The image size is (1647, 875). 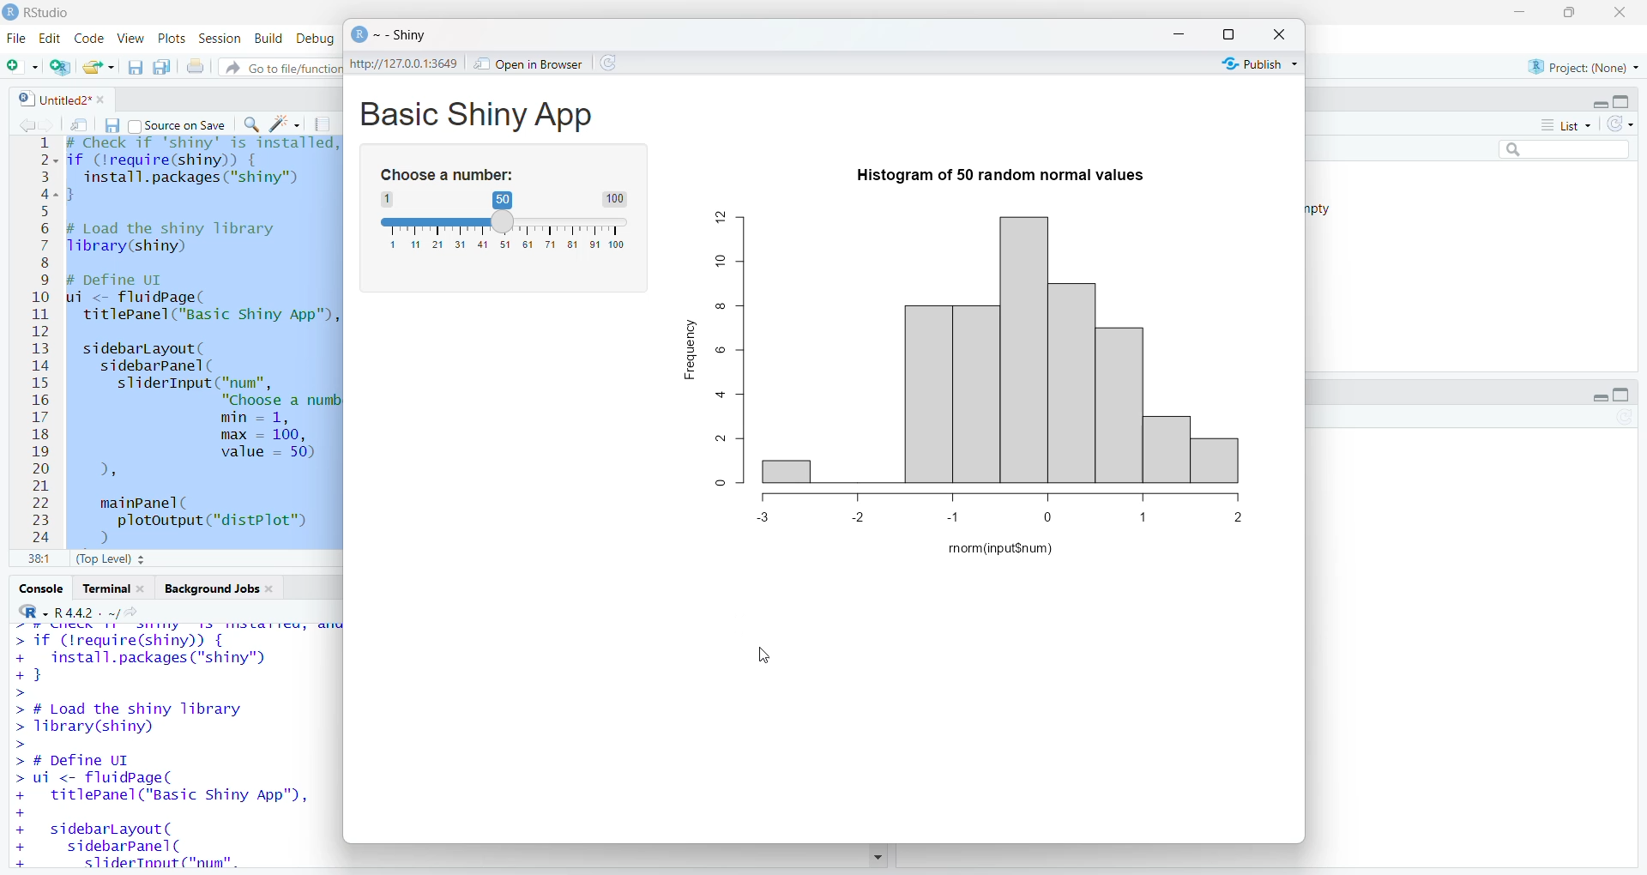 What do you see at coordinates (286, 124) in the screenshot?
I see `code tools` at bounding box center [286, 124].